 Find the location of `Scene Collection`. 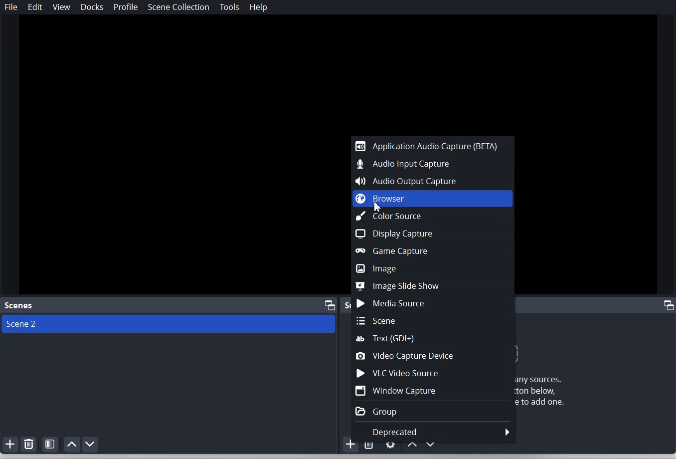

Scene Collection is located at coordinates (178, 7).